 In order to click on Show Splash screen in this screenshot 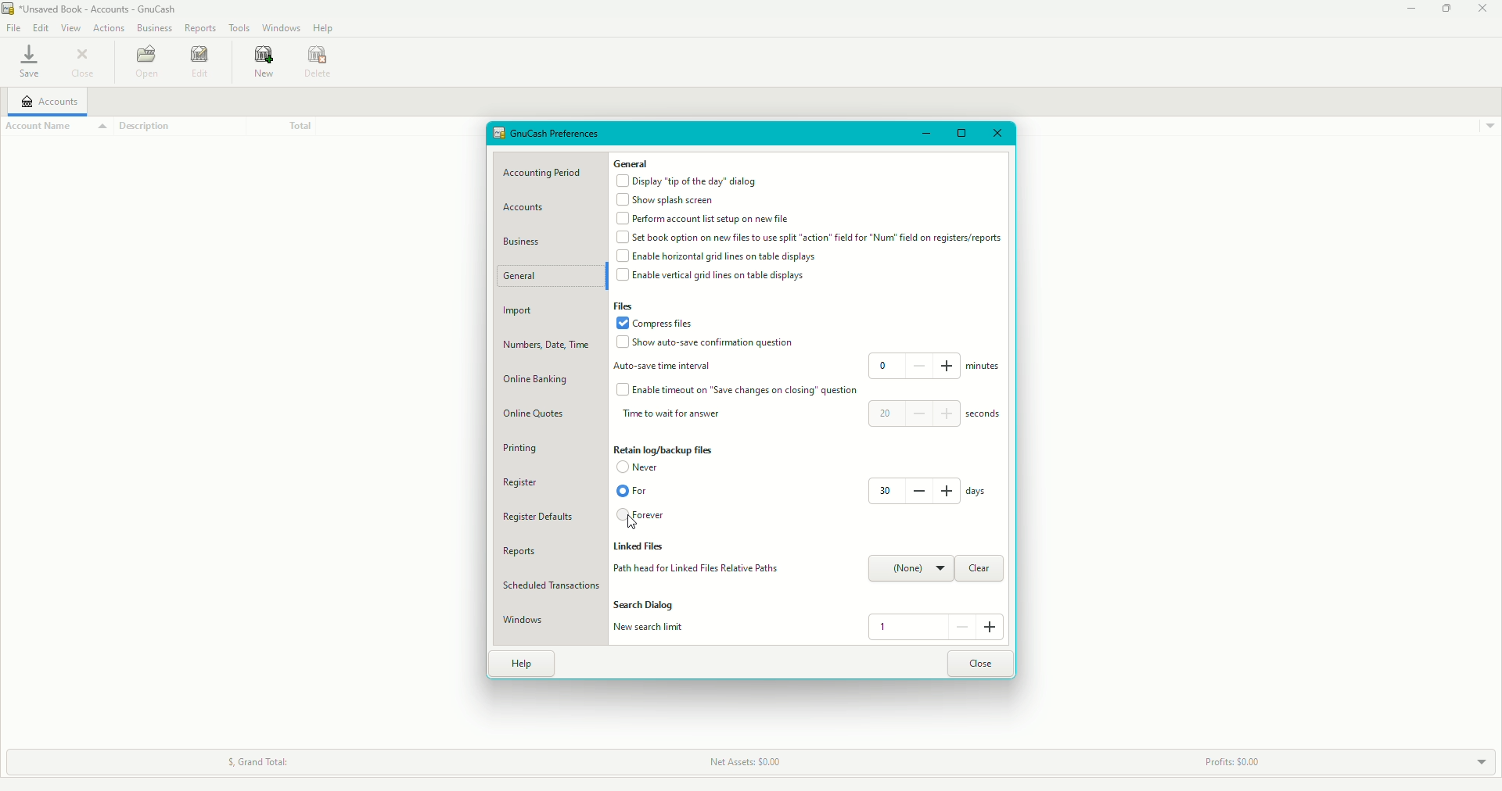, I will do `click(668, 200)`.